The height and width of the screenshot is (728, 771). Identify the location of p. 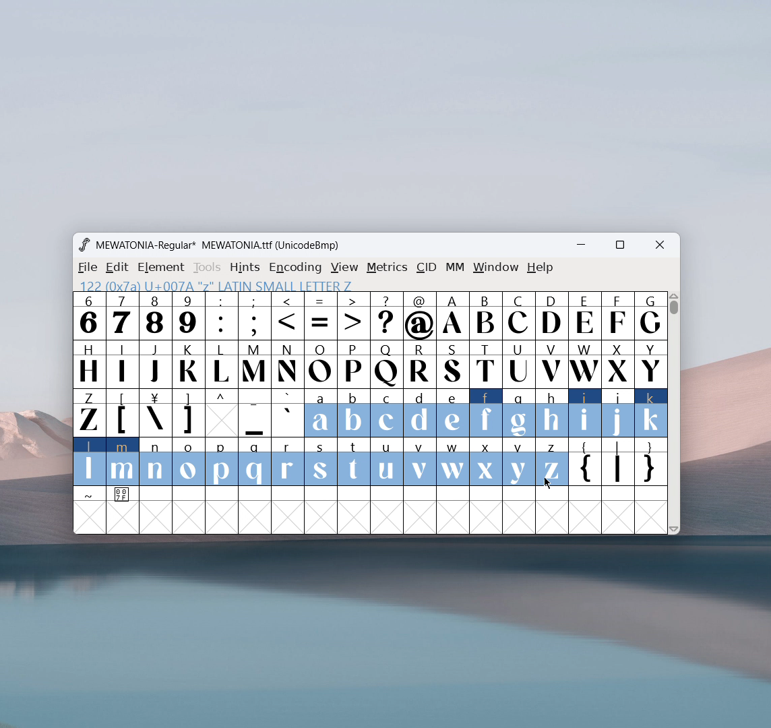
(223, 462).